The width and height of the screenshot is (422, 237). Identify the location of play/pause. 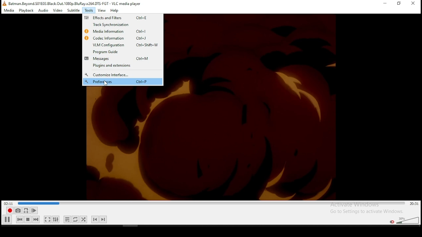
(7, 220).